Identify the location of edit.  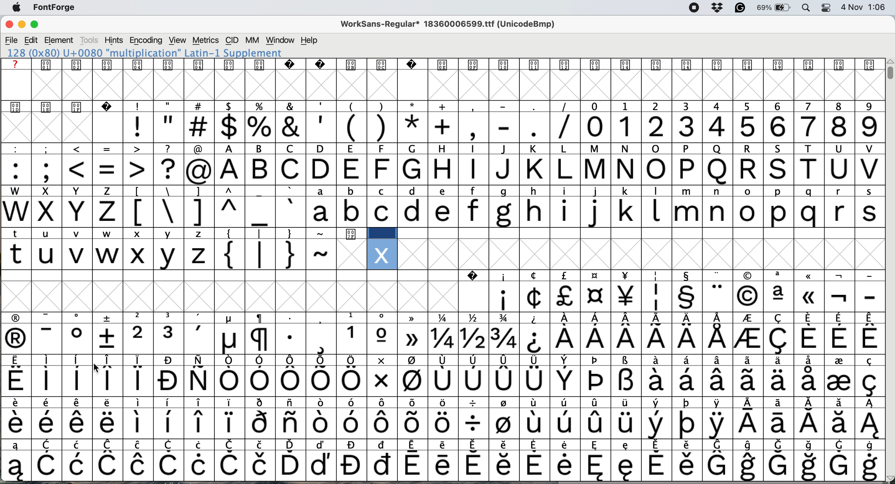
(32, 40).